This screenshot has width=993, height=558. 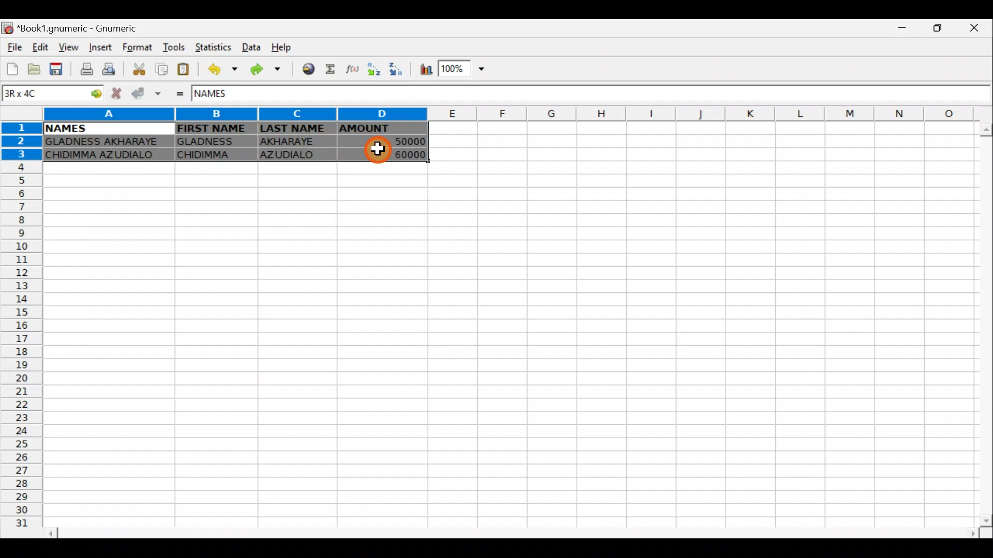 What do you see at coordinates (181, 95) in the screenshot?
I see `Enter formula` at bounding box center [181, 95].